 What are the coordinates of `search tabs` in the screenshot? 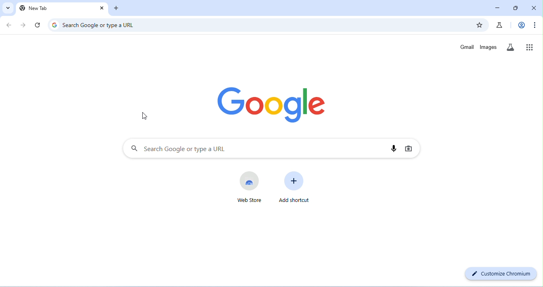 It's located at (8, 8).